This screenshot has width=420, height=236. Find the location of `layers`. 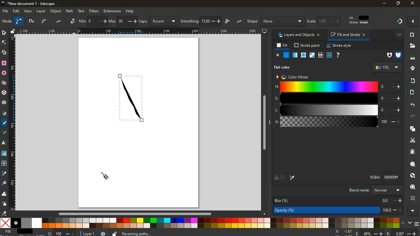

layers is located at coordinates (410, 129).